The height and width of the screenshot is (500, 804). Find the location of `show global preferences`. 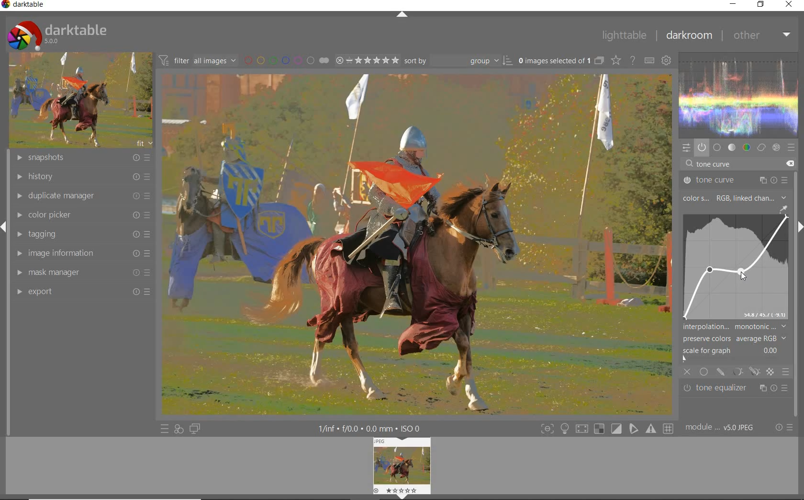

show global preferences is located at coordinates (666, 61).